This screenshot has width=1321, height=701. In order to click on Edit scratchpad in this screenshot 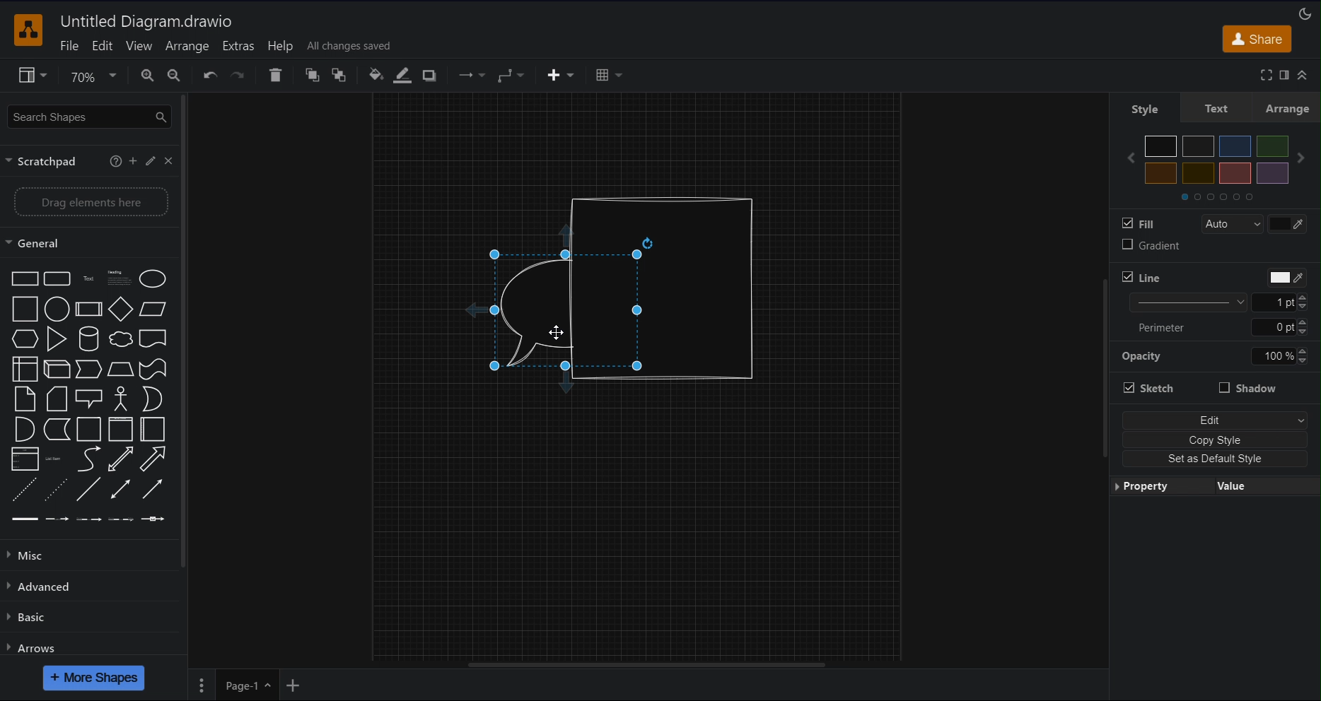, I will do `click(151, 161)`.